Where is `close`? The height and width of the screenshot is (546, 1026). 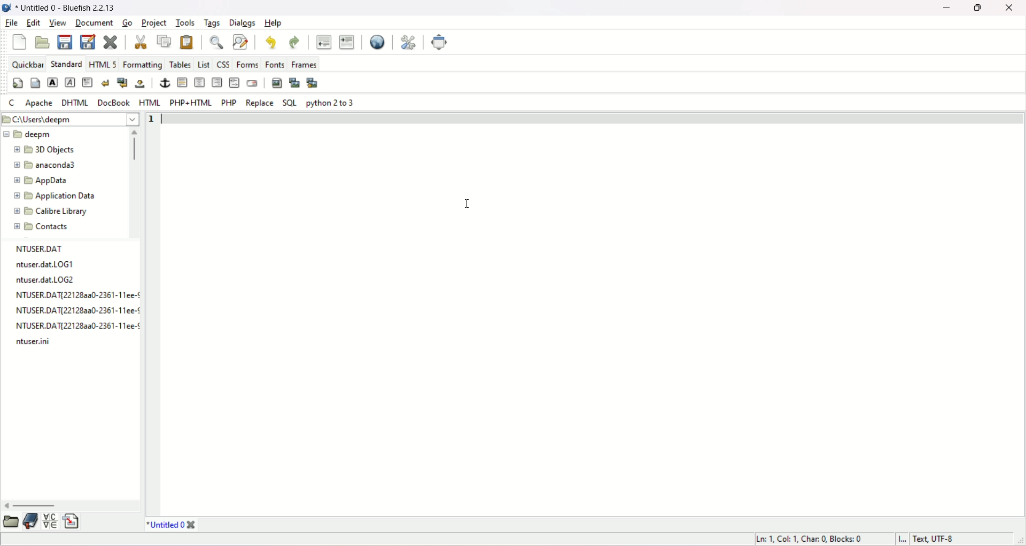
close is located at coordinates (191, 524).